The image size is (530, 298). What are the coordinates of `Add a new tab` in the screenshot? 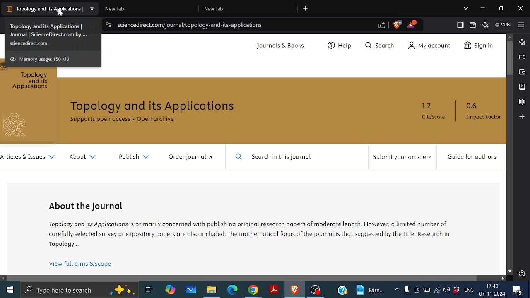 It's located at (306, 8).